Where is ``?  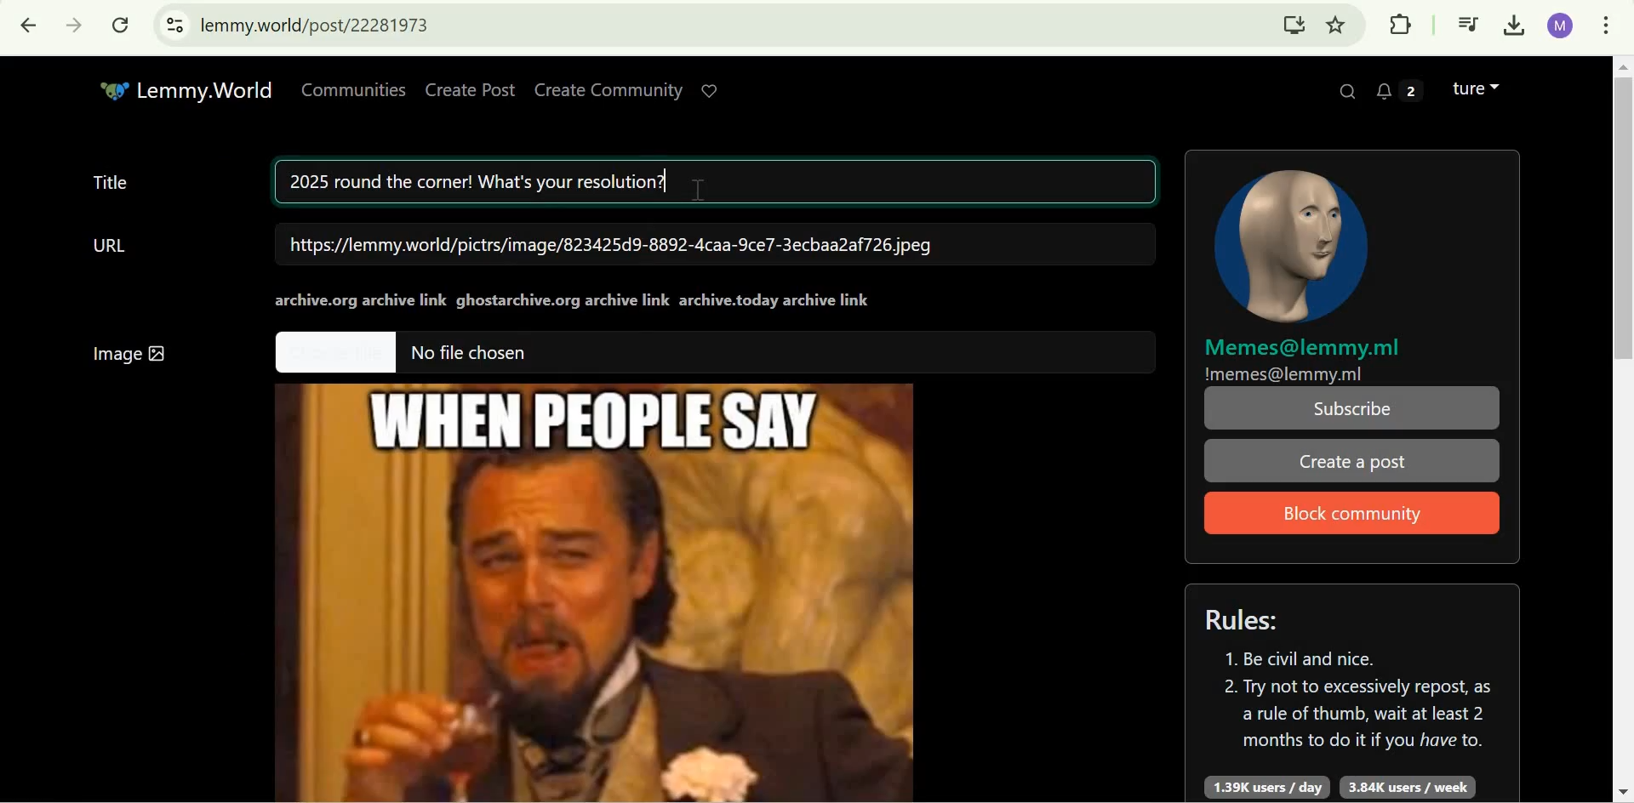
 is located at coordinates (334, 353).